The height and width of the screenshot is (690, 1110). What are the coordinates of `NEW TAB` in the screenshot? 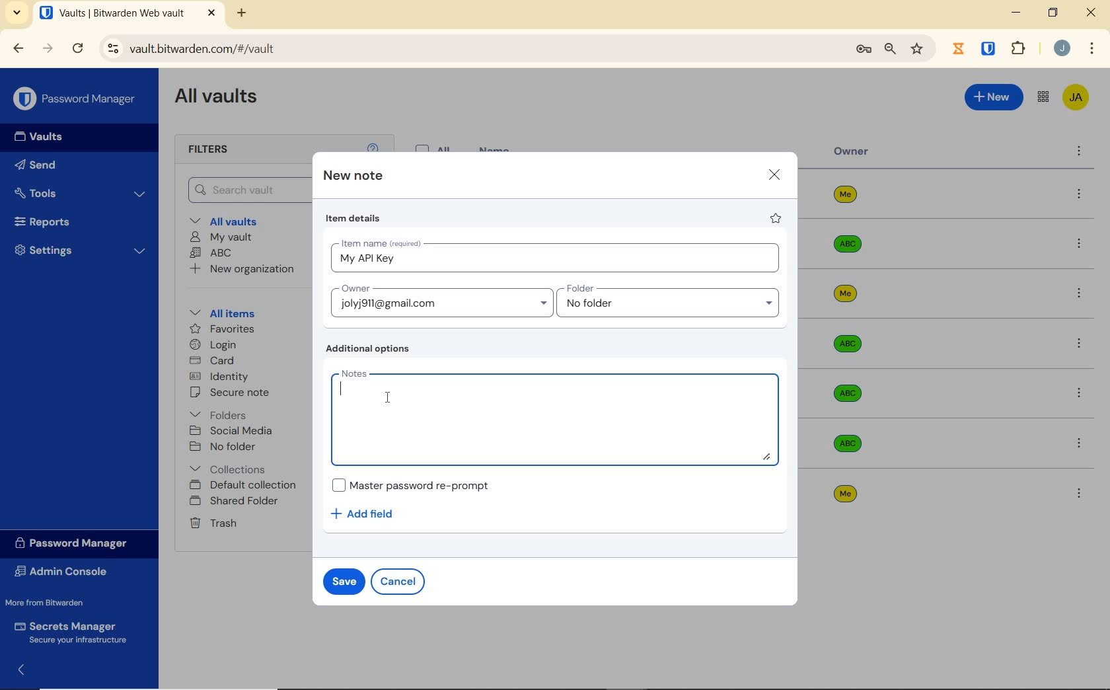 It's located at (243, 13).